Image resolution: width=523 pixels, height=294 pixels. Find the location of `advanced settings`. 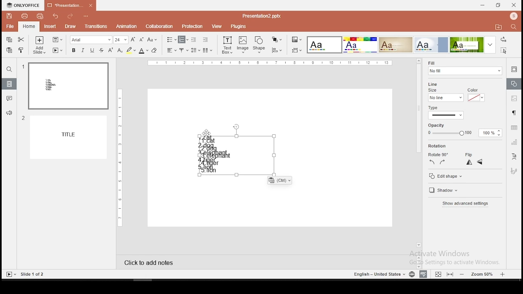

advanced settings is located at coordinates (467, 204).